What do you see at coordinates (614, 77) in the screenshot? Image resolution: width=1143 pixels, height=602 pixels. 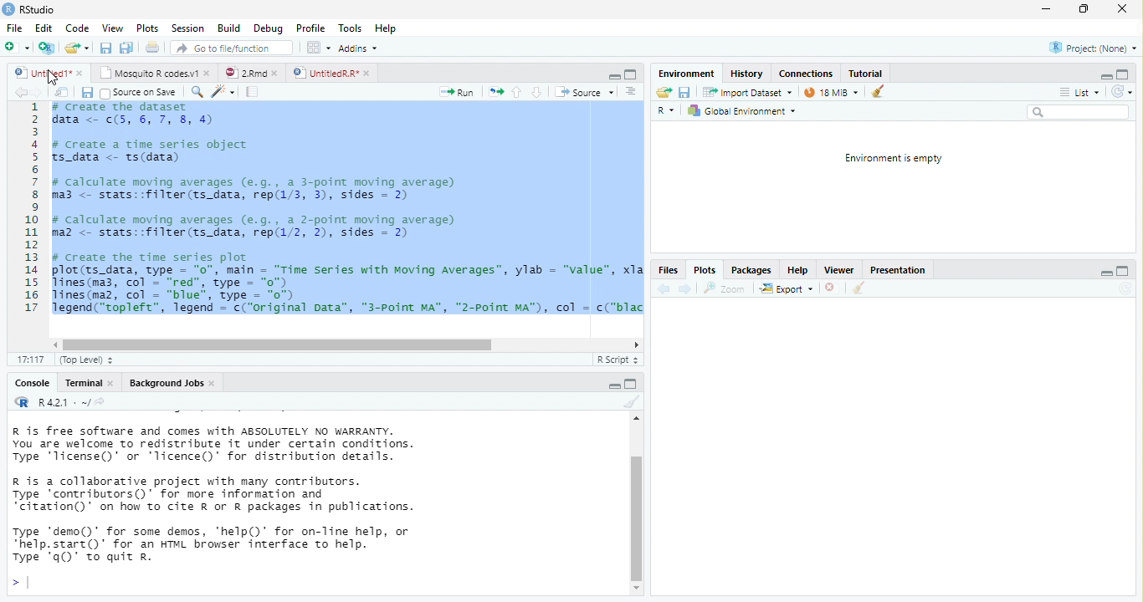 I see `minimize` at bounding box center [614, 77].